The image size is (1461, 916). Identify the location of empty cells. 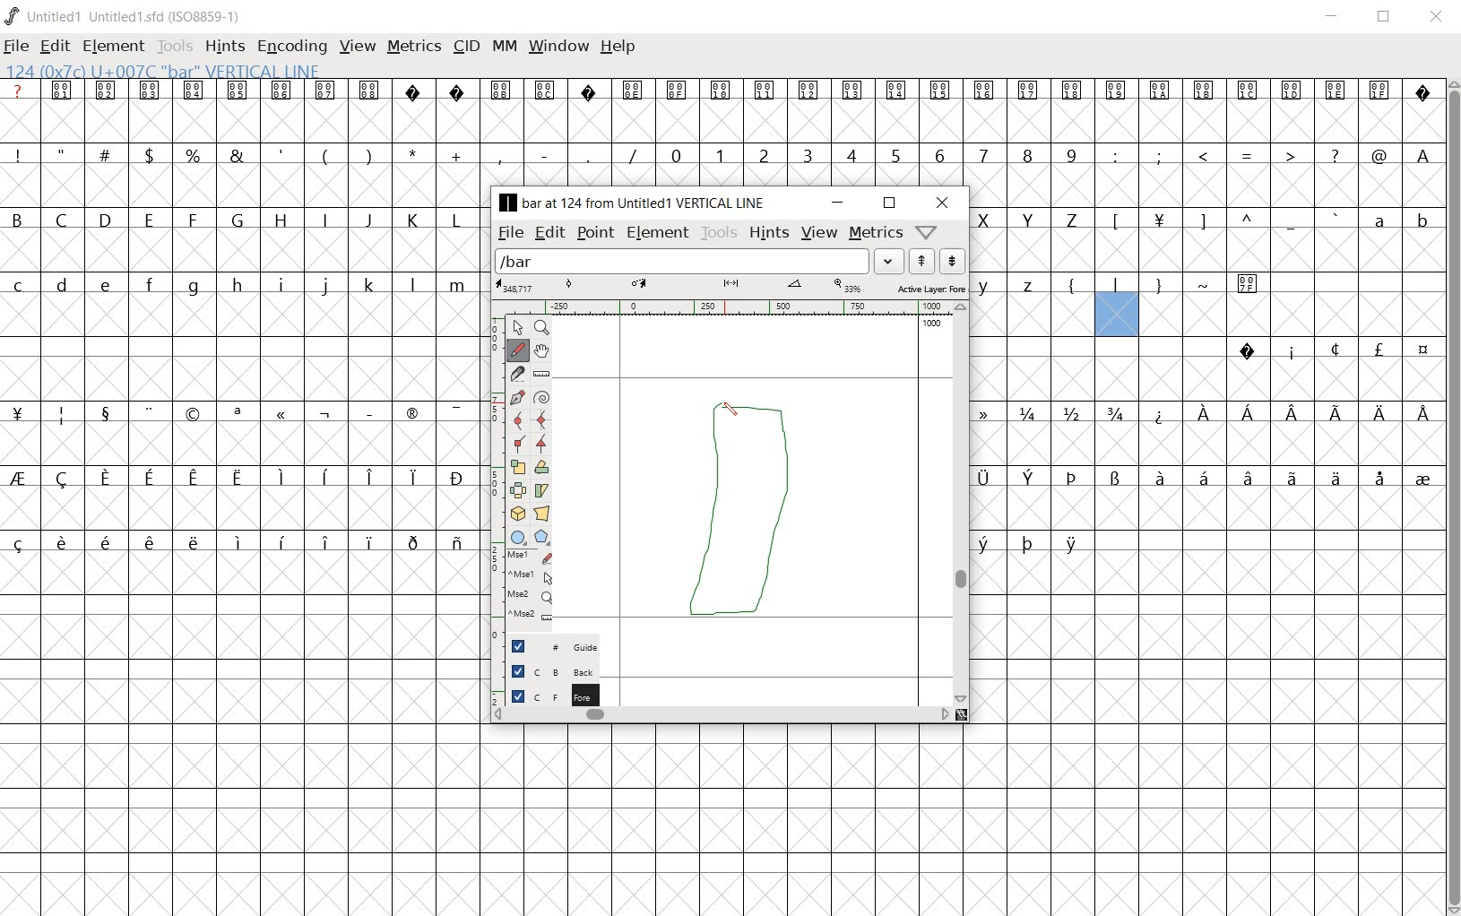
(243, 734).